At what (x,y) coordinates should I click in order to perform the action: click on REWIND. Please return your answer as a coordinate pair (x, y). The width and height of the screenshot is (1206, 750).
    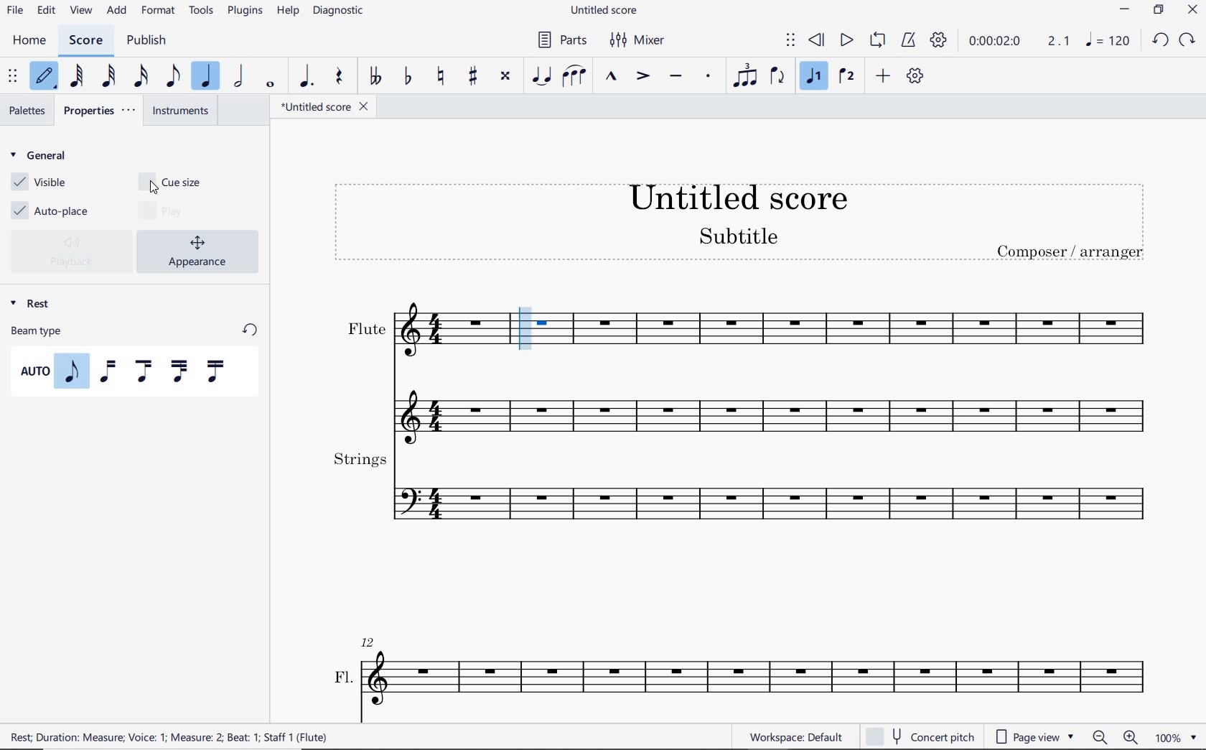
    Looking at the image, I should click on (817, 41).